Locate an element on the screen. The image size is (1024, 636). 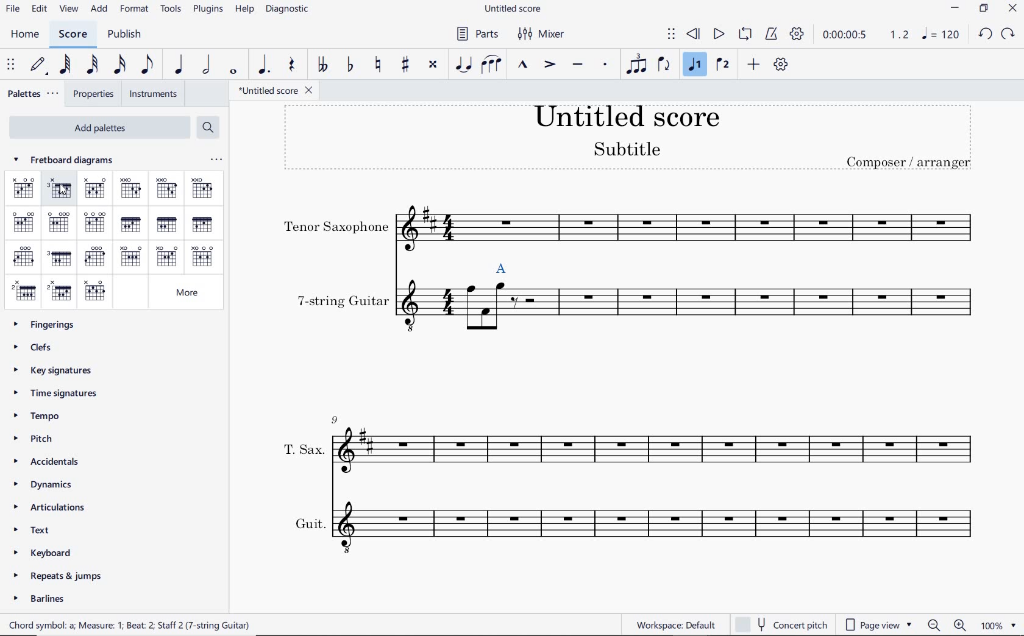
VOICE 1 is located at coordinates (694, 65).